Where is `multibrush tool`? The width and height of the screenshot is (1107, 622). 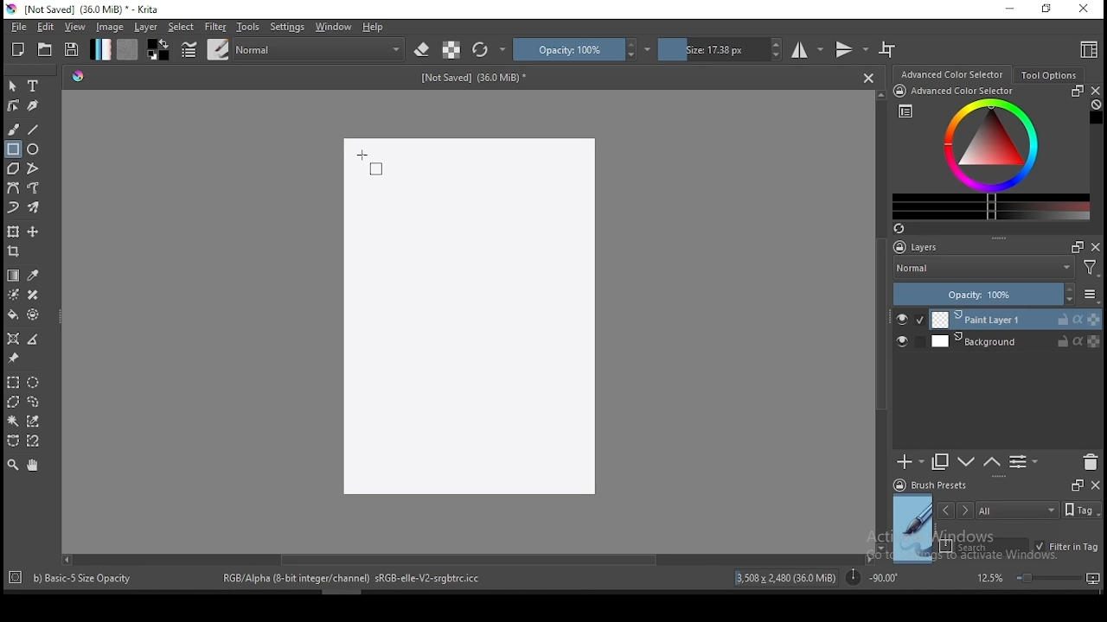 multibrush tool is located at coordinates (35, 209).